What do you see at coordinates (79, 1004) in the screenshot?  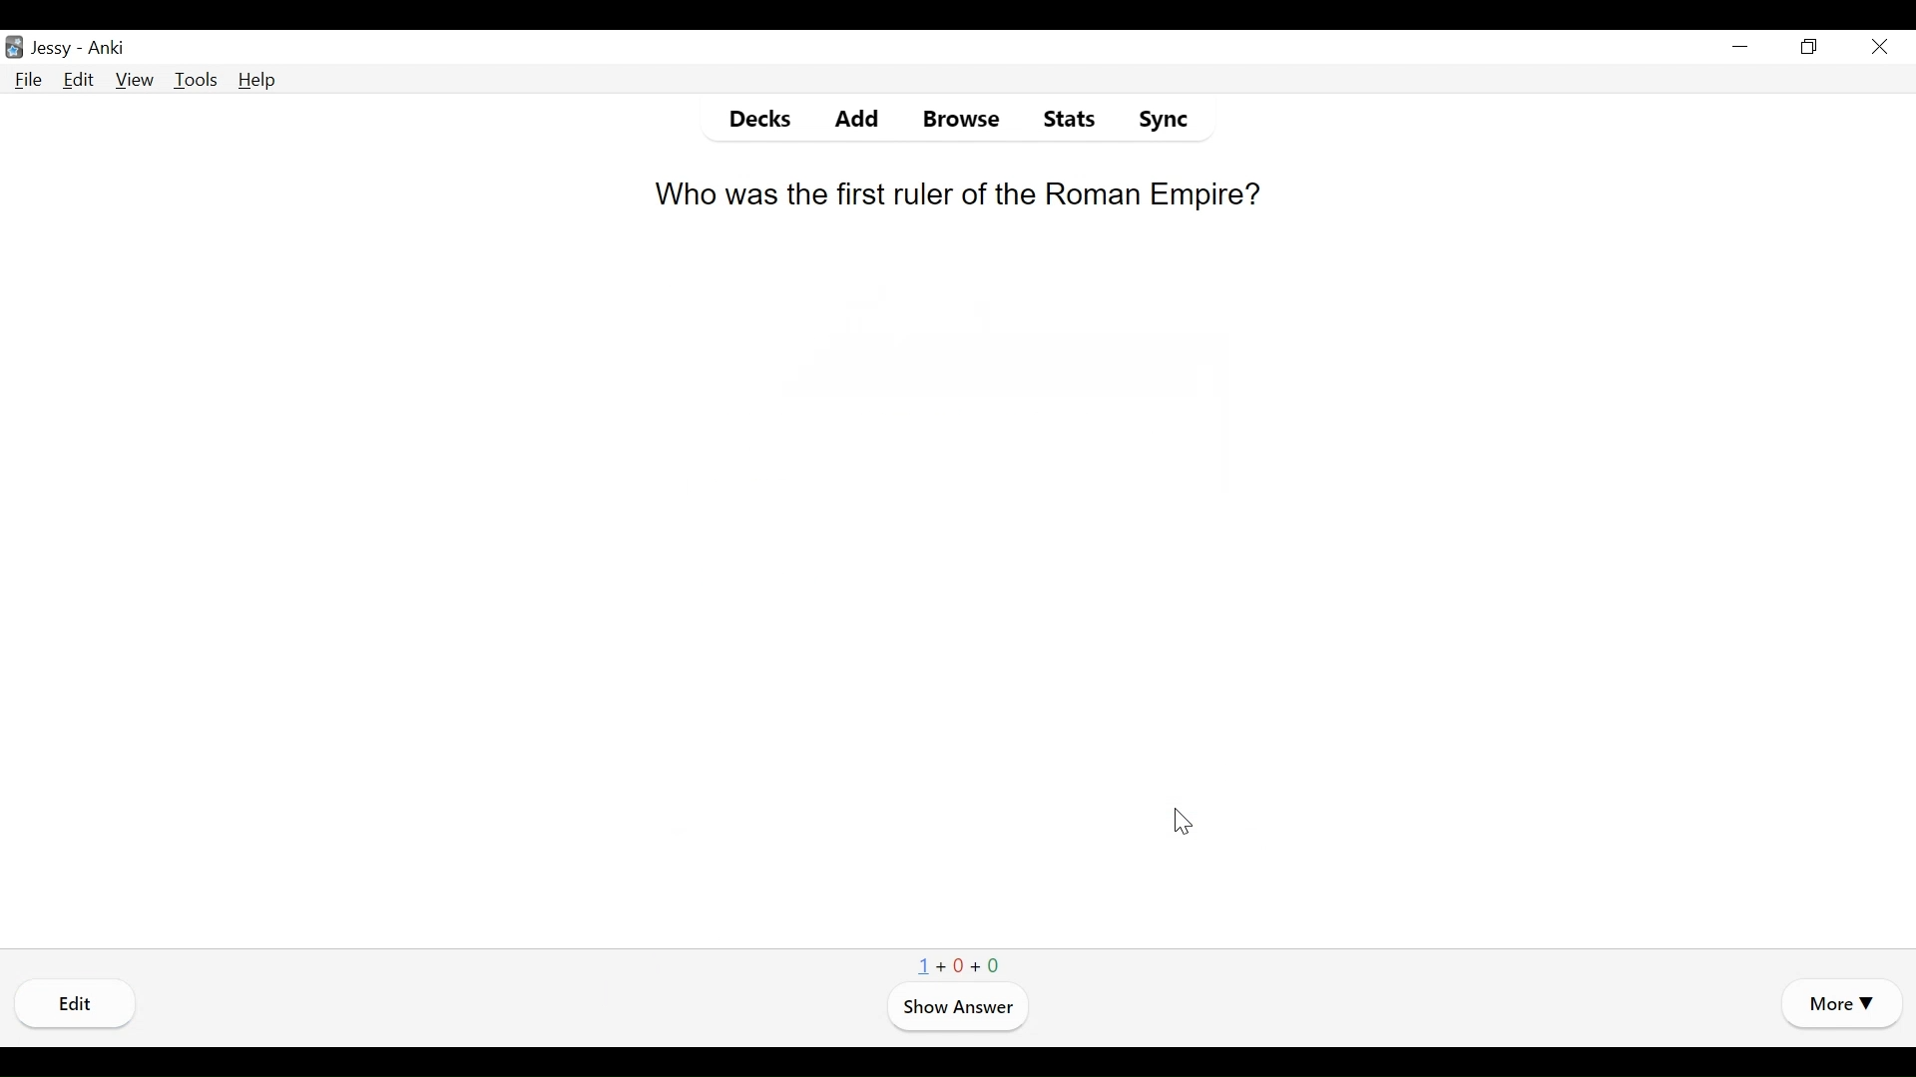 I see `Edi` at bounding box center [79, 1004].